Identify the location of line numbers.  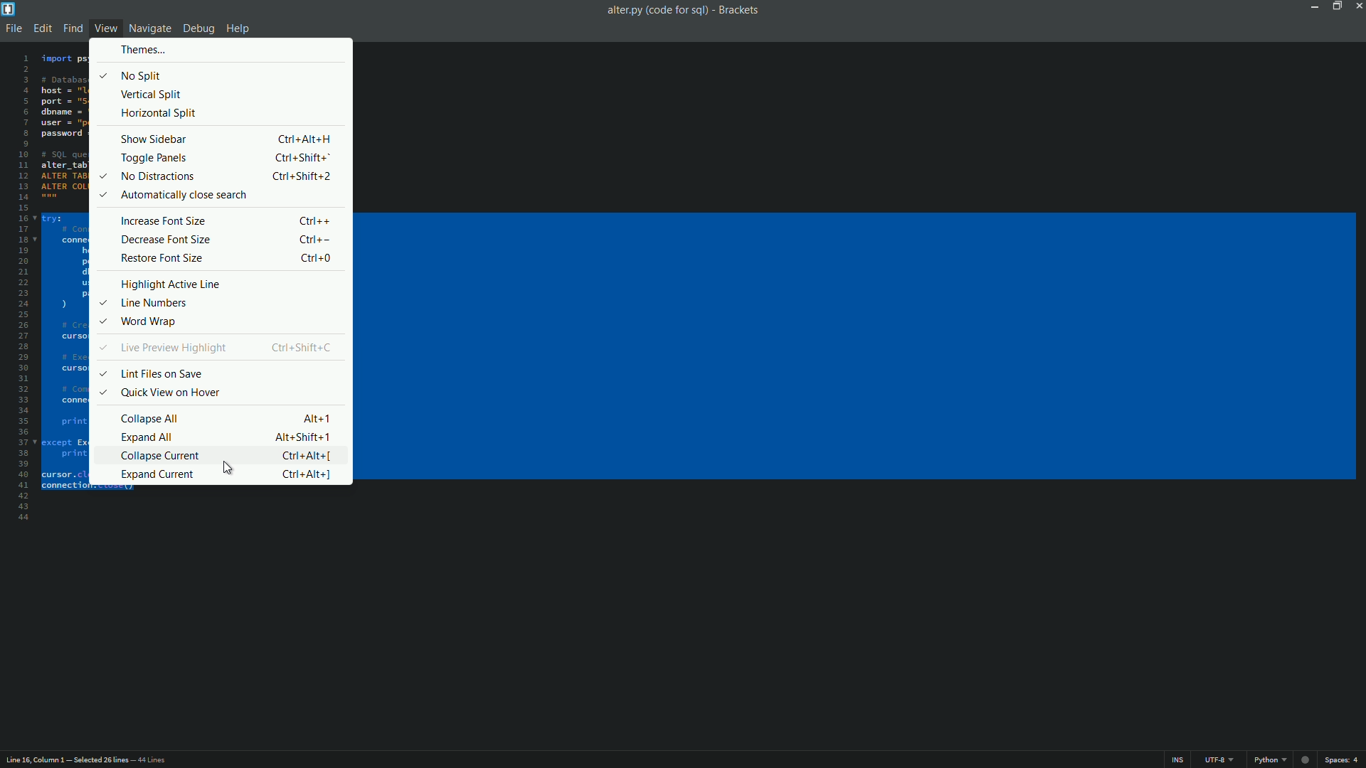
(21, 287).